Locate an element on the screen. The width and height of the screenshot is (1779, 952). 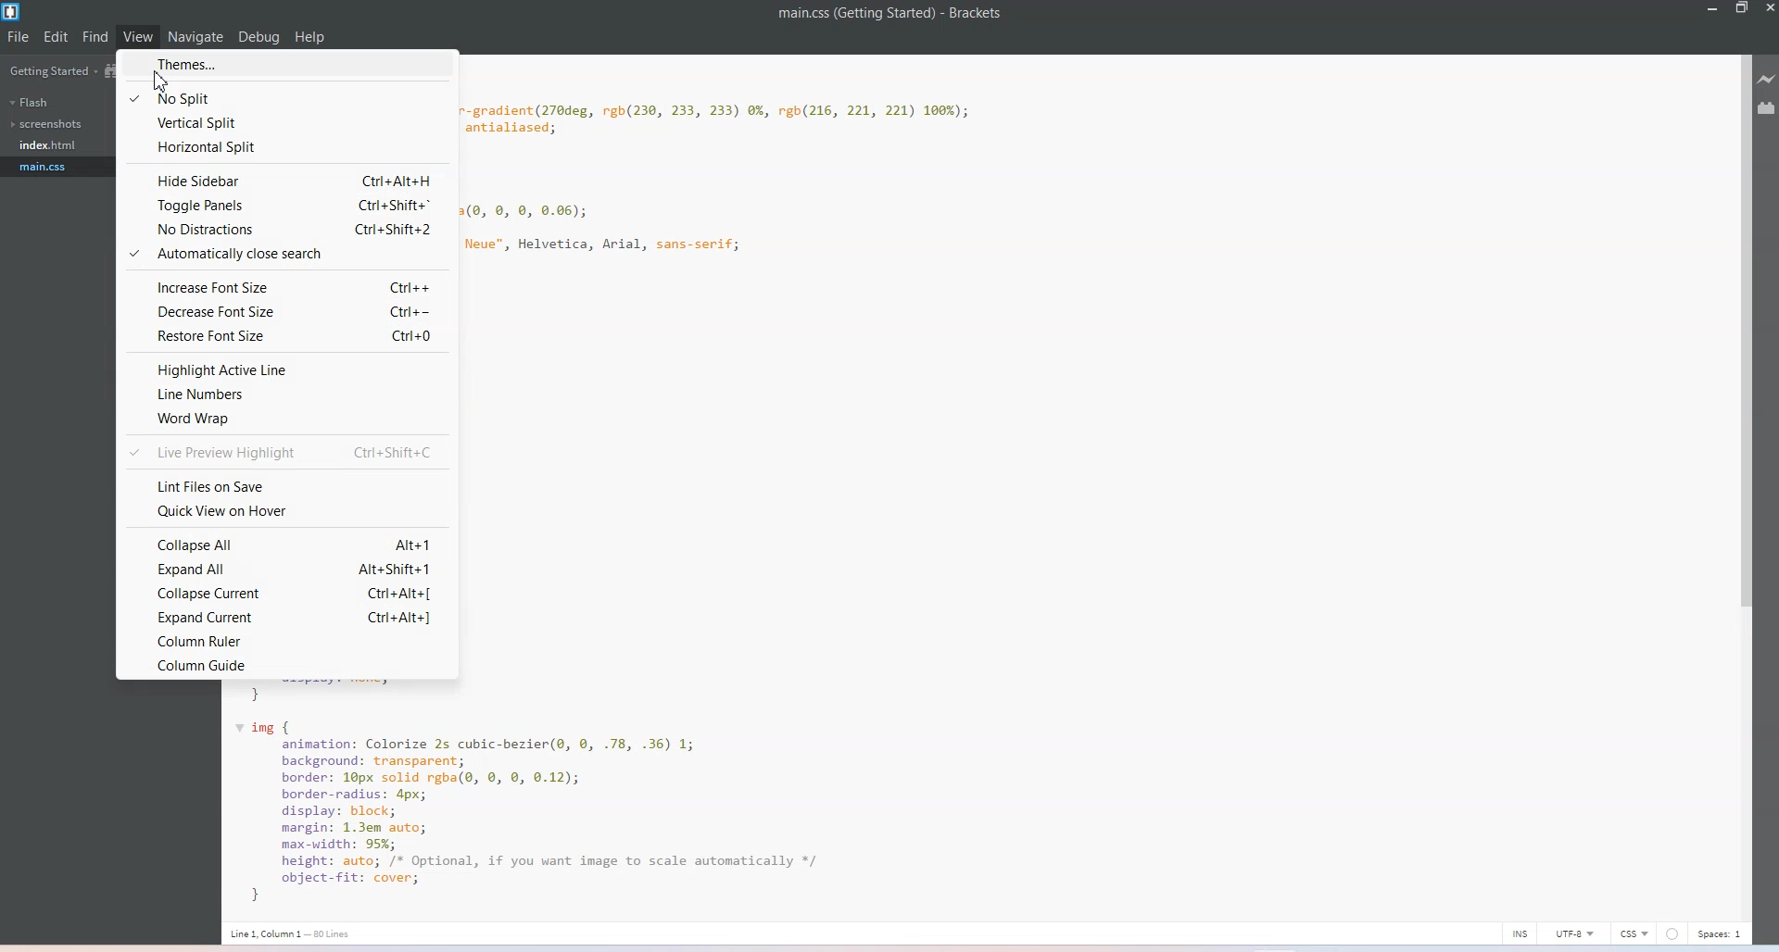
Vertical scroll bar is located at coordinates (1739, 483).